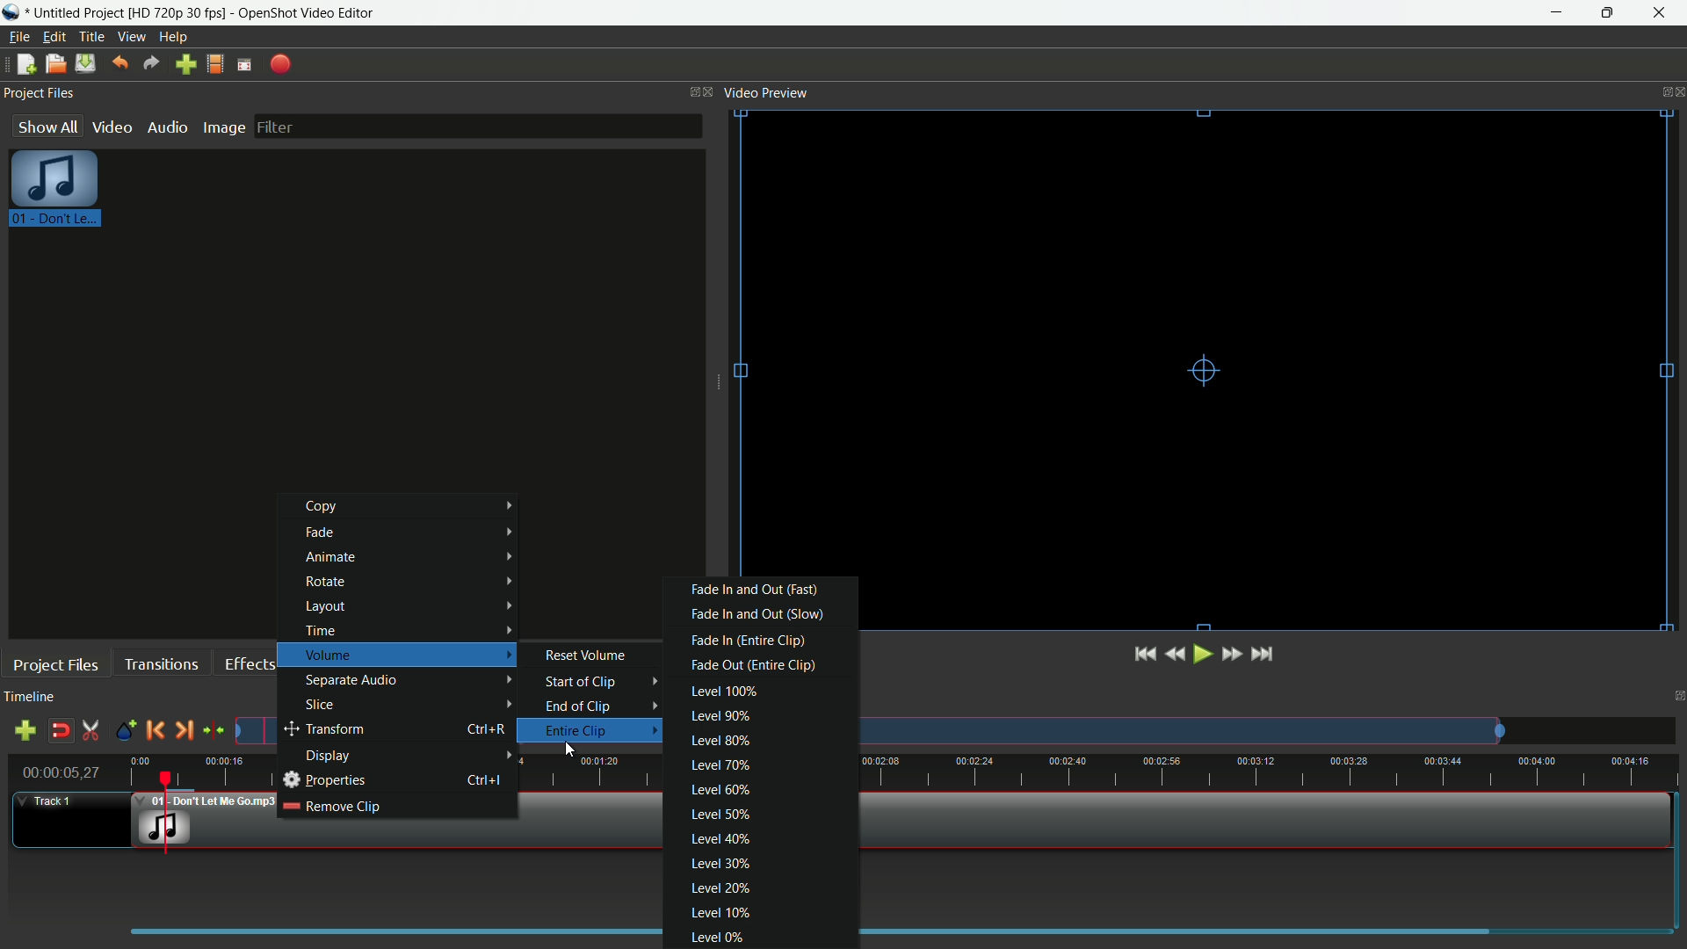  I want to click on start of clip, so click(605, 682).